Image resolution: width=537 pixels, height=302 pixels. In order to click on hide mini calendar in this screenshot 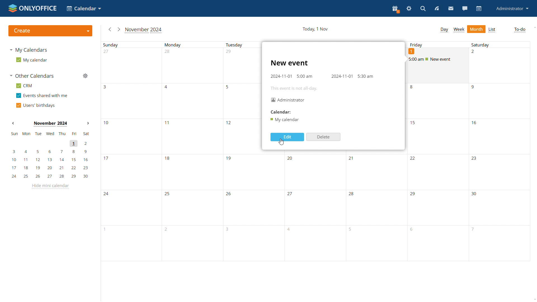, I will do `click(50, 186)`.